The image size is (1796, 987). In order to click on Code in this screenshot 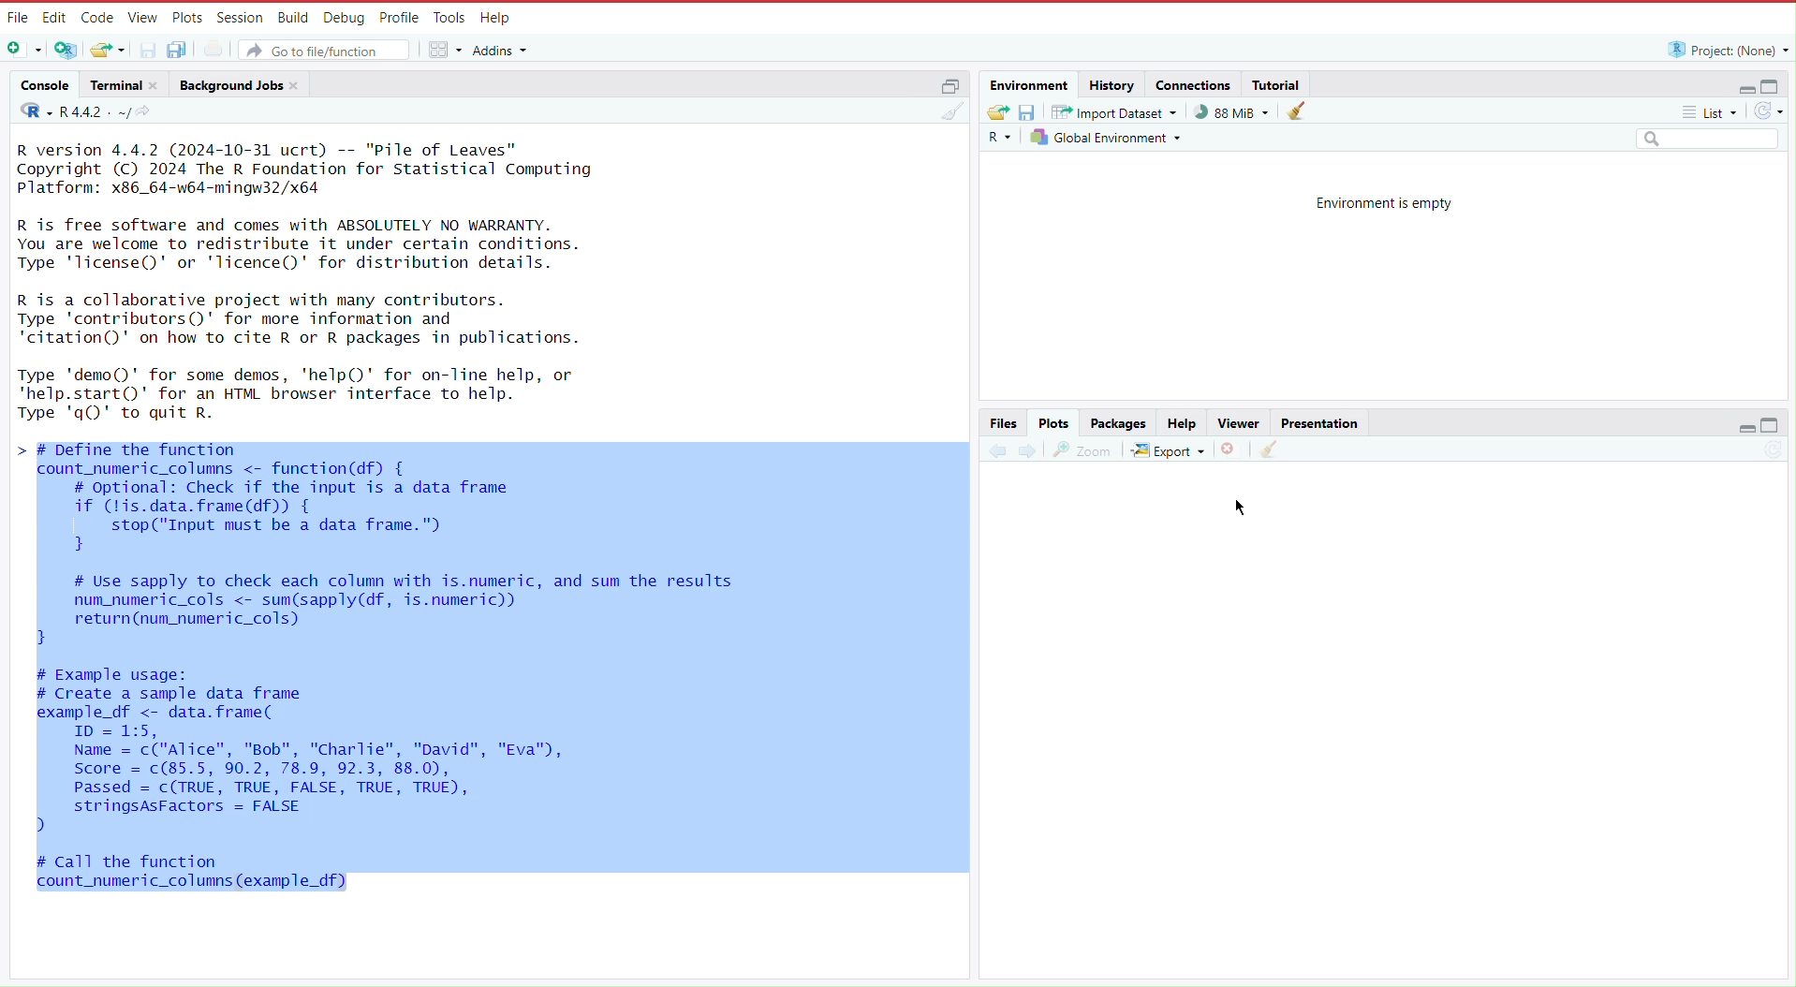, I will do `click(96, 18)`.